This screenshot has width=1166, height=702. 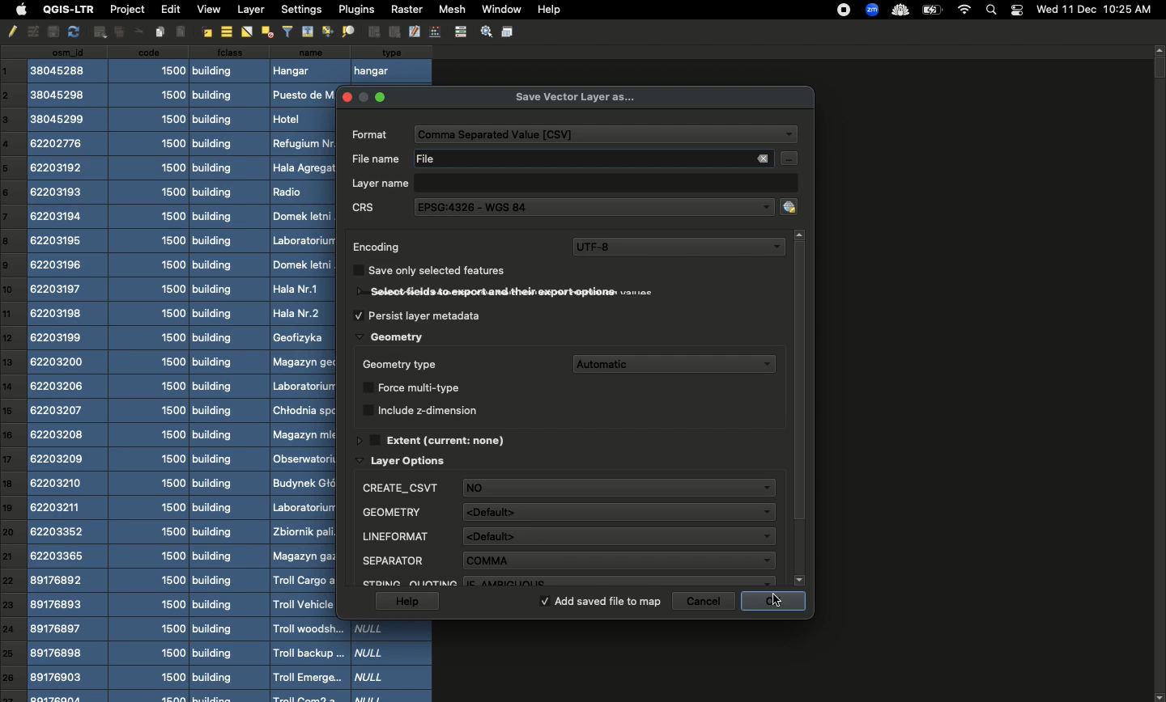 I want to click on Save, so click(x=509, y=32).